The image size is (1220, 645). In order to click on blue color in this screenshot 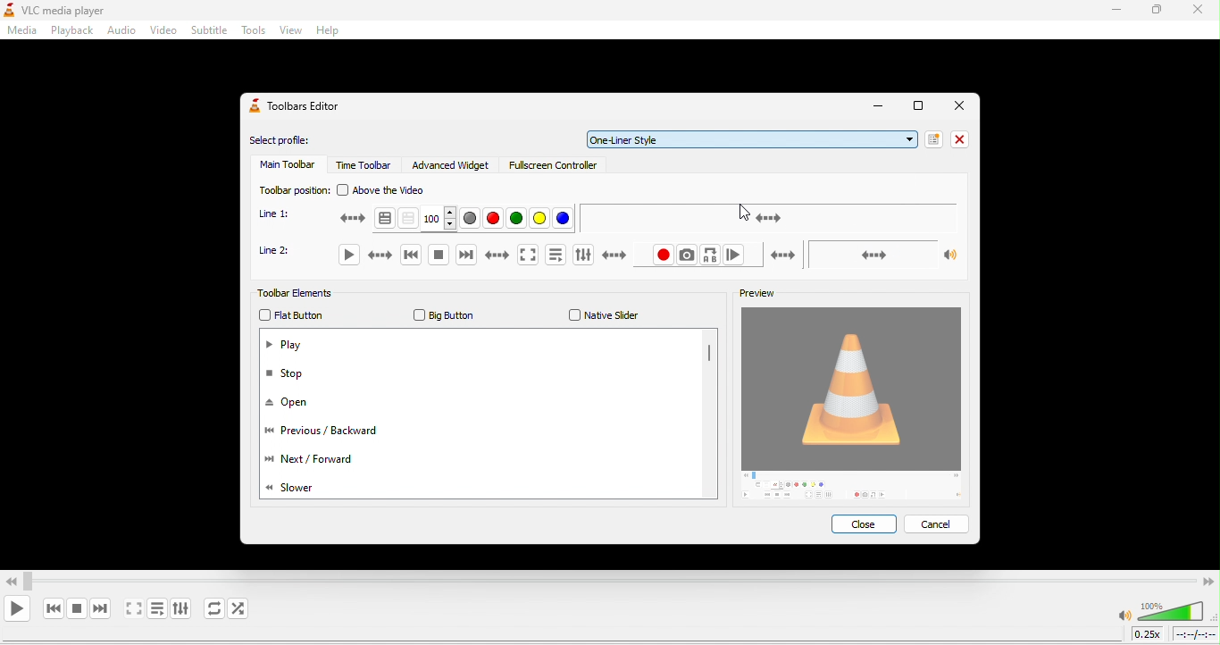, I will do `click(562, 219)`.